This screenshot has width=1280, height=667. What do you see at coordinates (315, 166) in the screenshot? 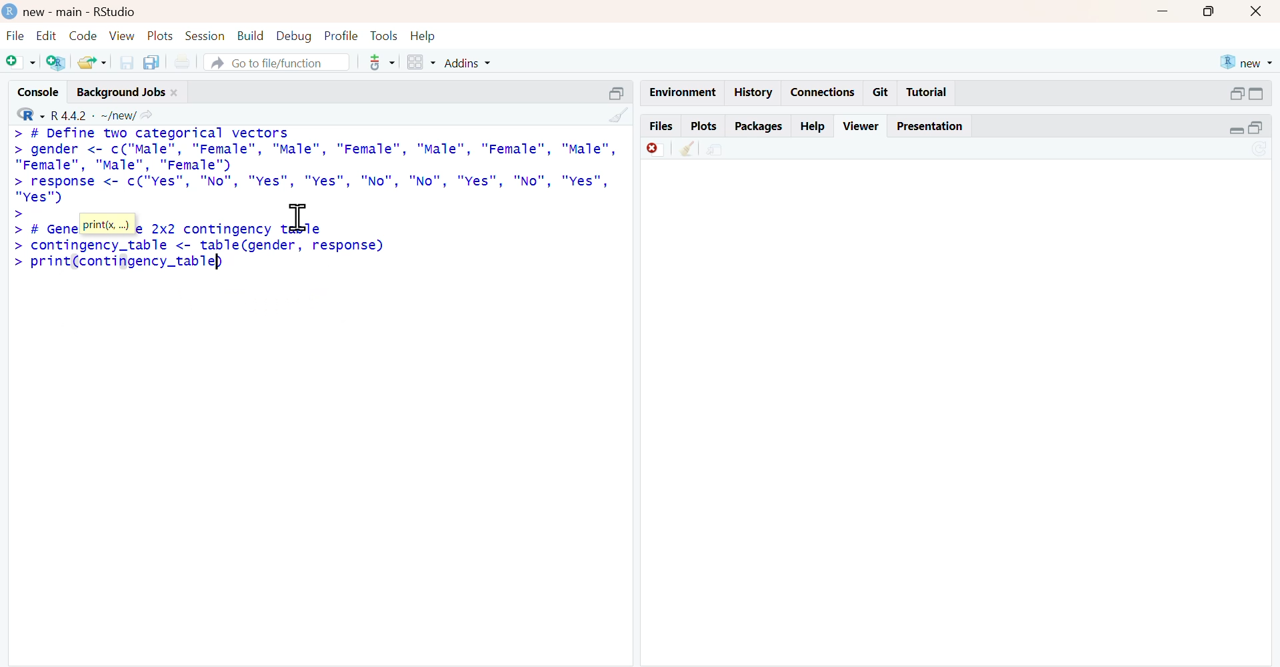
I see `> # Define two categorical vectors> gender <- c("Male", "Female", "Male", "Female", "Male", "Female", "Male","Female", "Male", "Female")> response <- c("Yes", "No", "ves", "Yes", "No", "No", "Yes", "No", "ves","Yes"` at bounding box center [315, 166].